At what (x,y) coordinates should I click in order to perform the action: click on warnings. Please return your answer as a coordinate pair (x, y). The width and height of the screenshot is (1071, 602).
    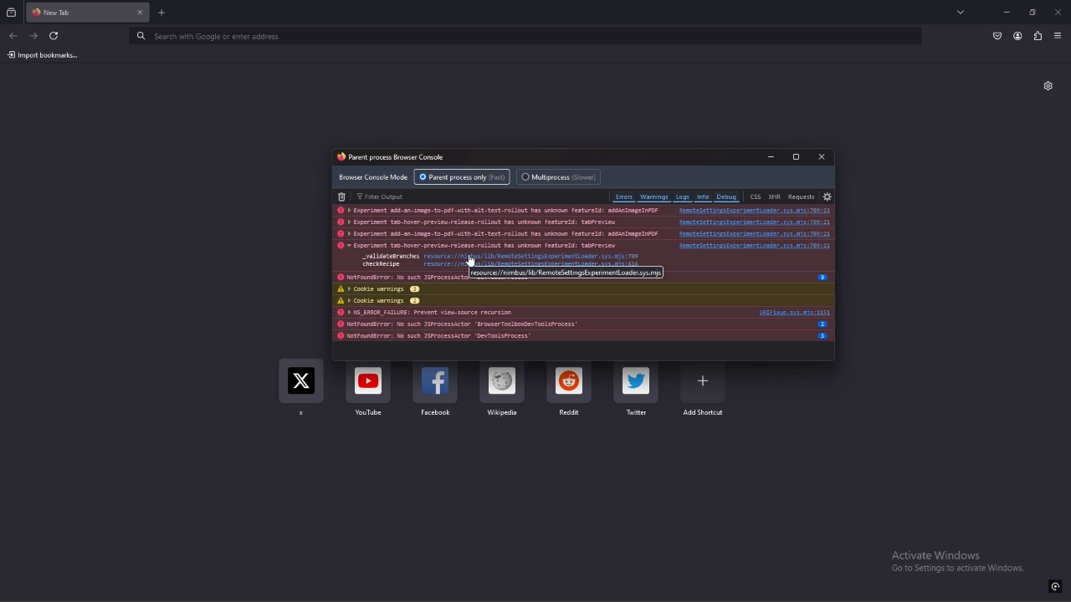
    Looking at the image, I should click on (655, 196).